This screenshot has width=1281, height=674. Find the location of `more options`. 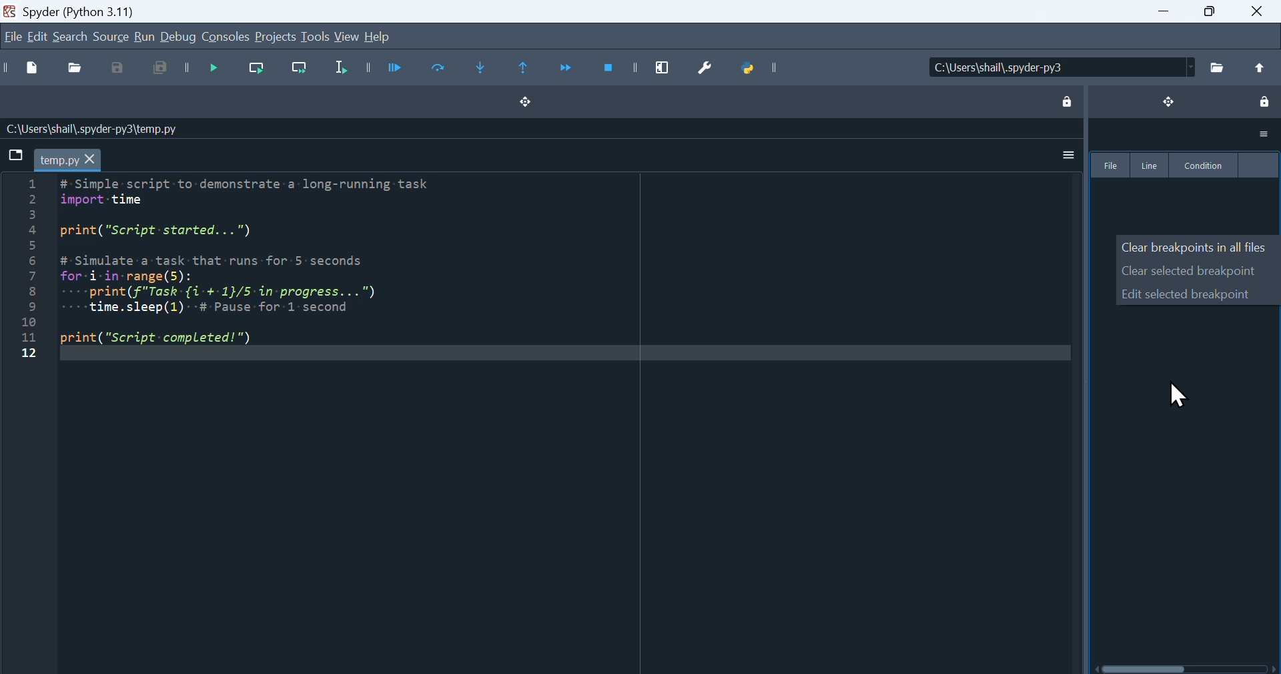

more options is located at coordinates (1264, 135).